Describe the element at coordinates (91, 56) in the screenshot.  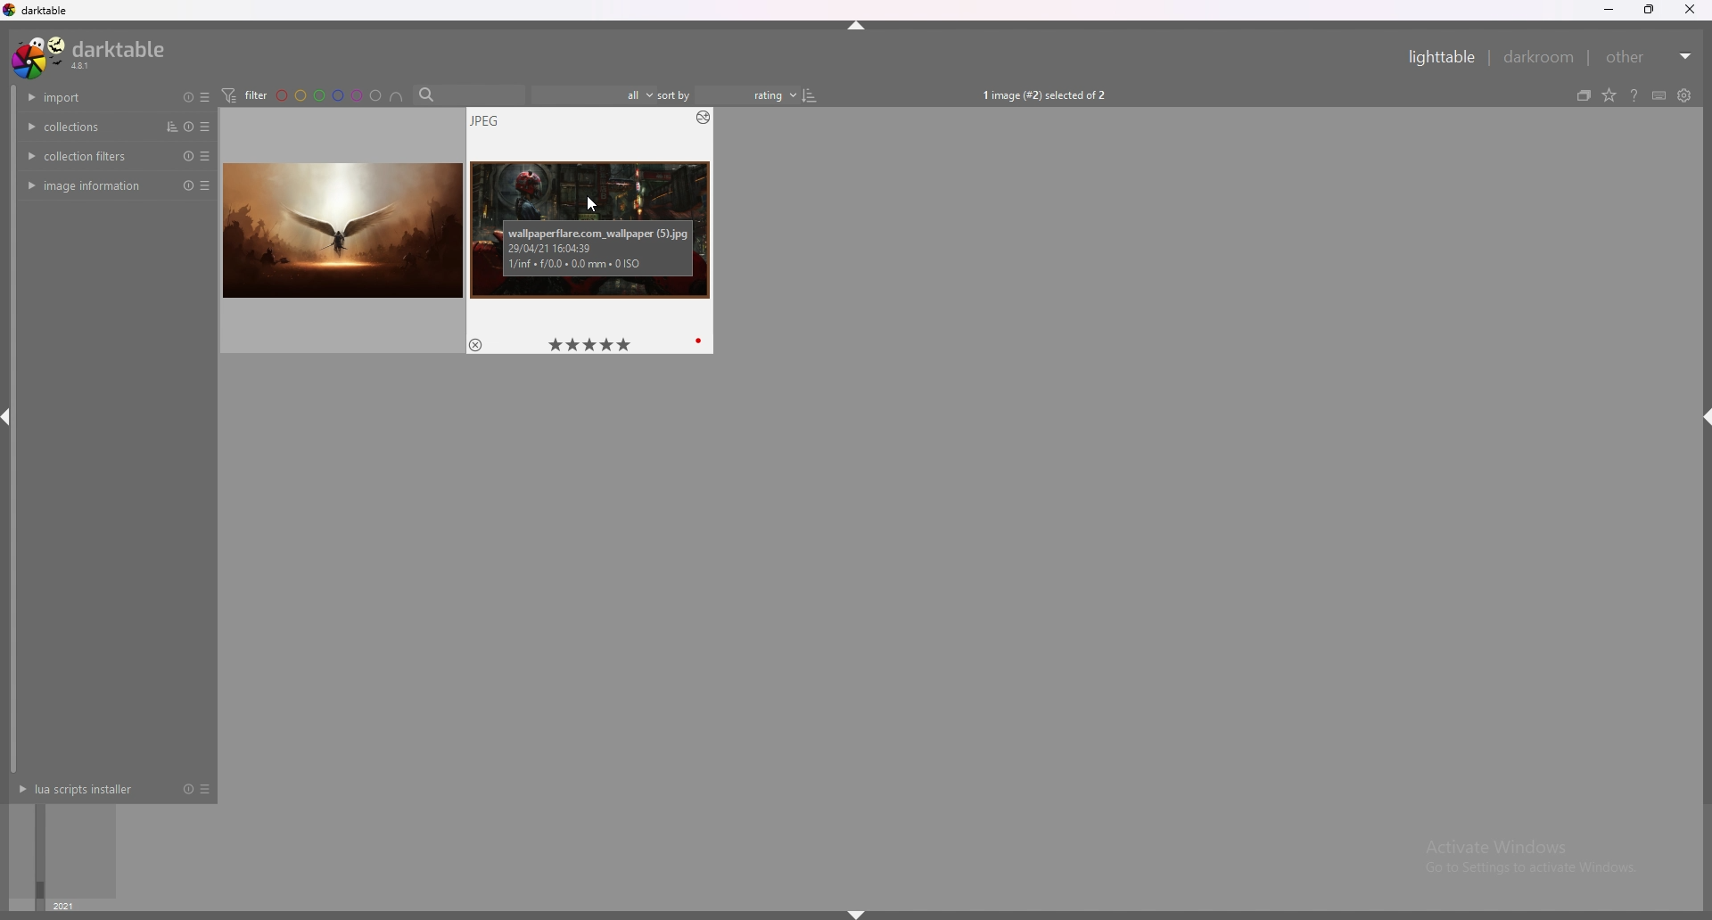
I see `darktable 4.8.1` at that location.